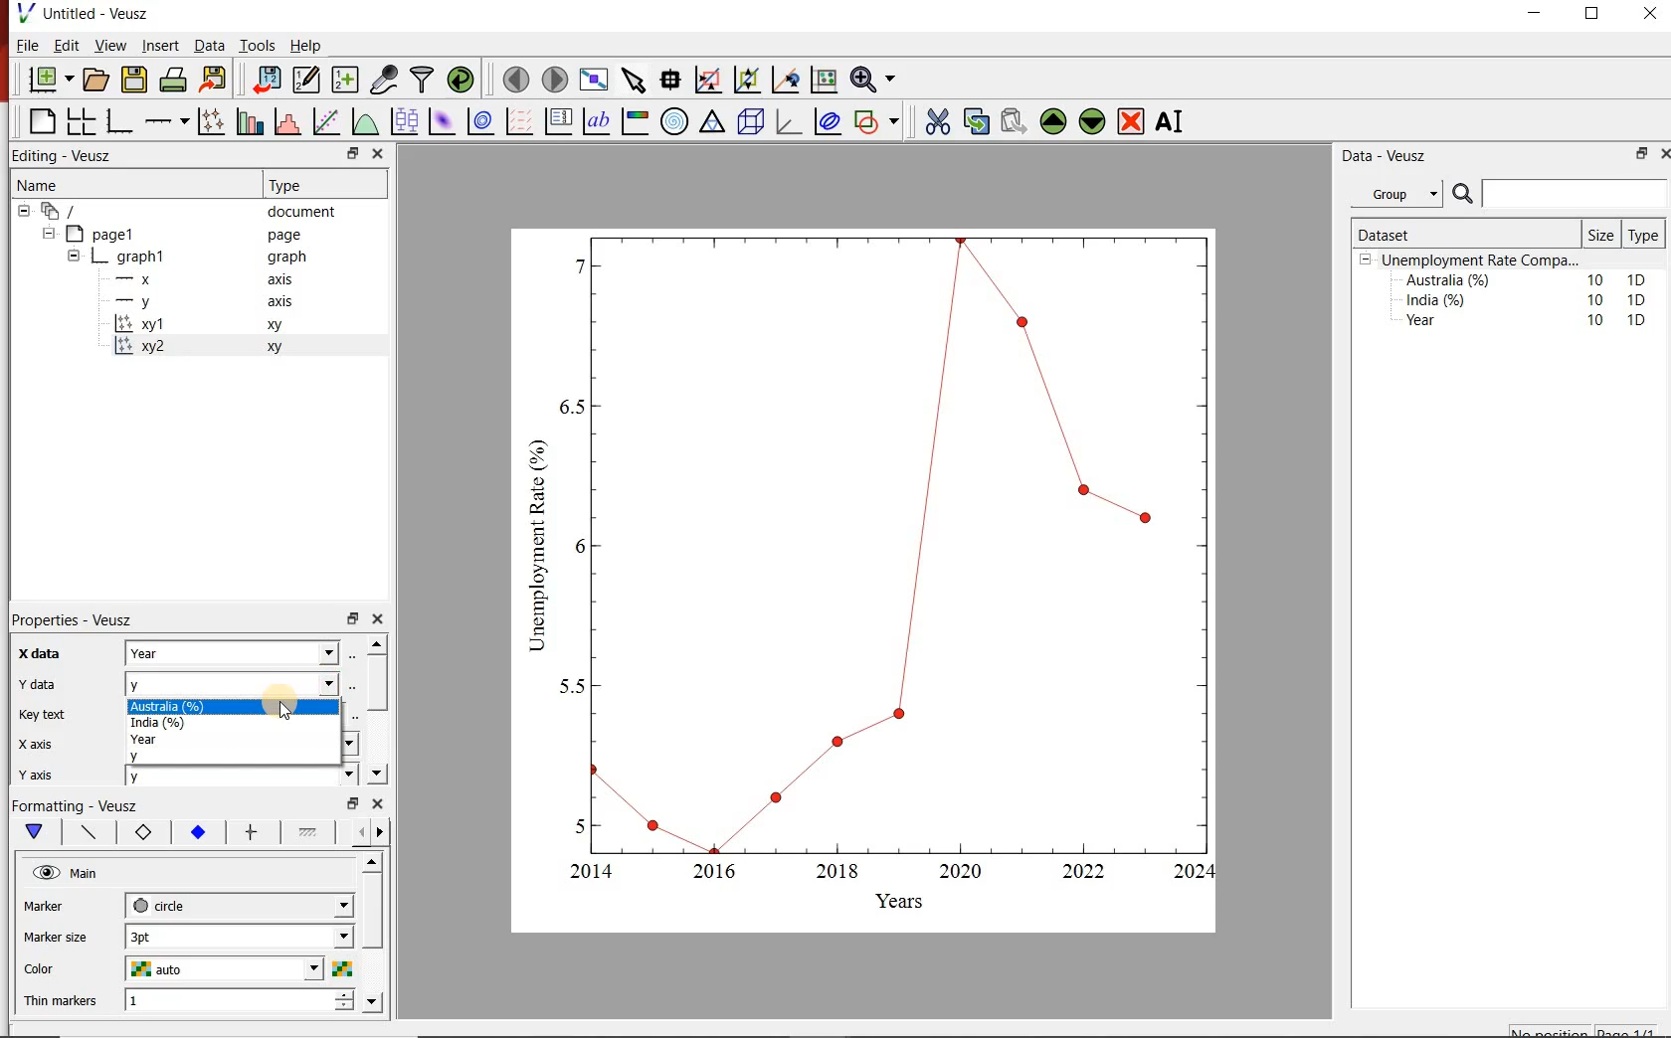  Describe the element at coordinates (325, 121) in the screenshot. I see `fit a function` at that location.